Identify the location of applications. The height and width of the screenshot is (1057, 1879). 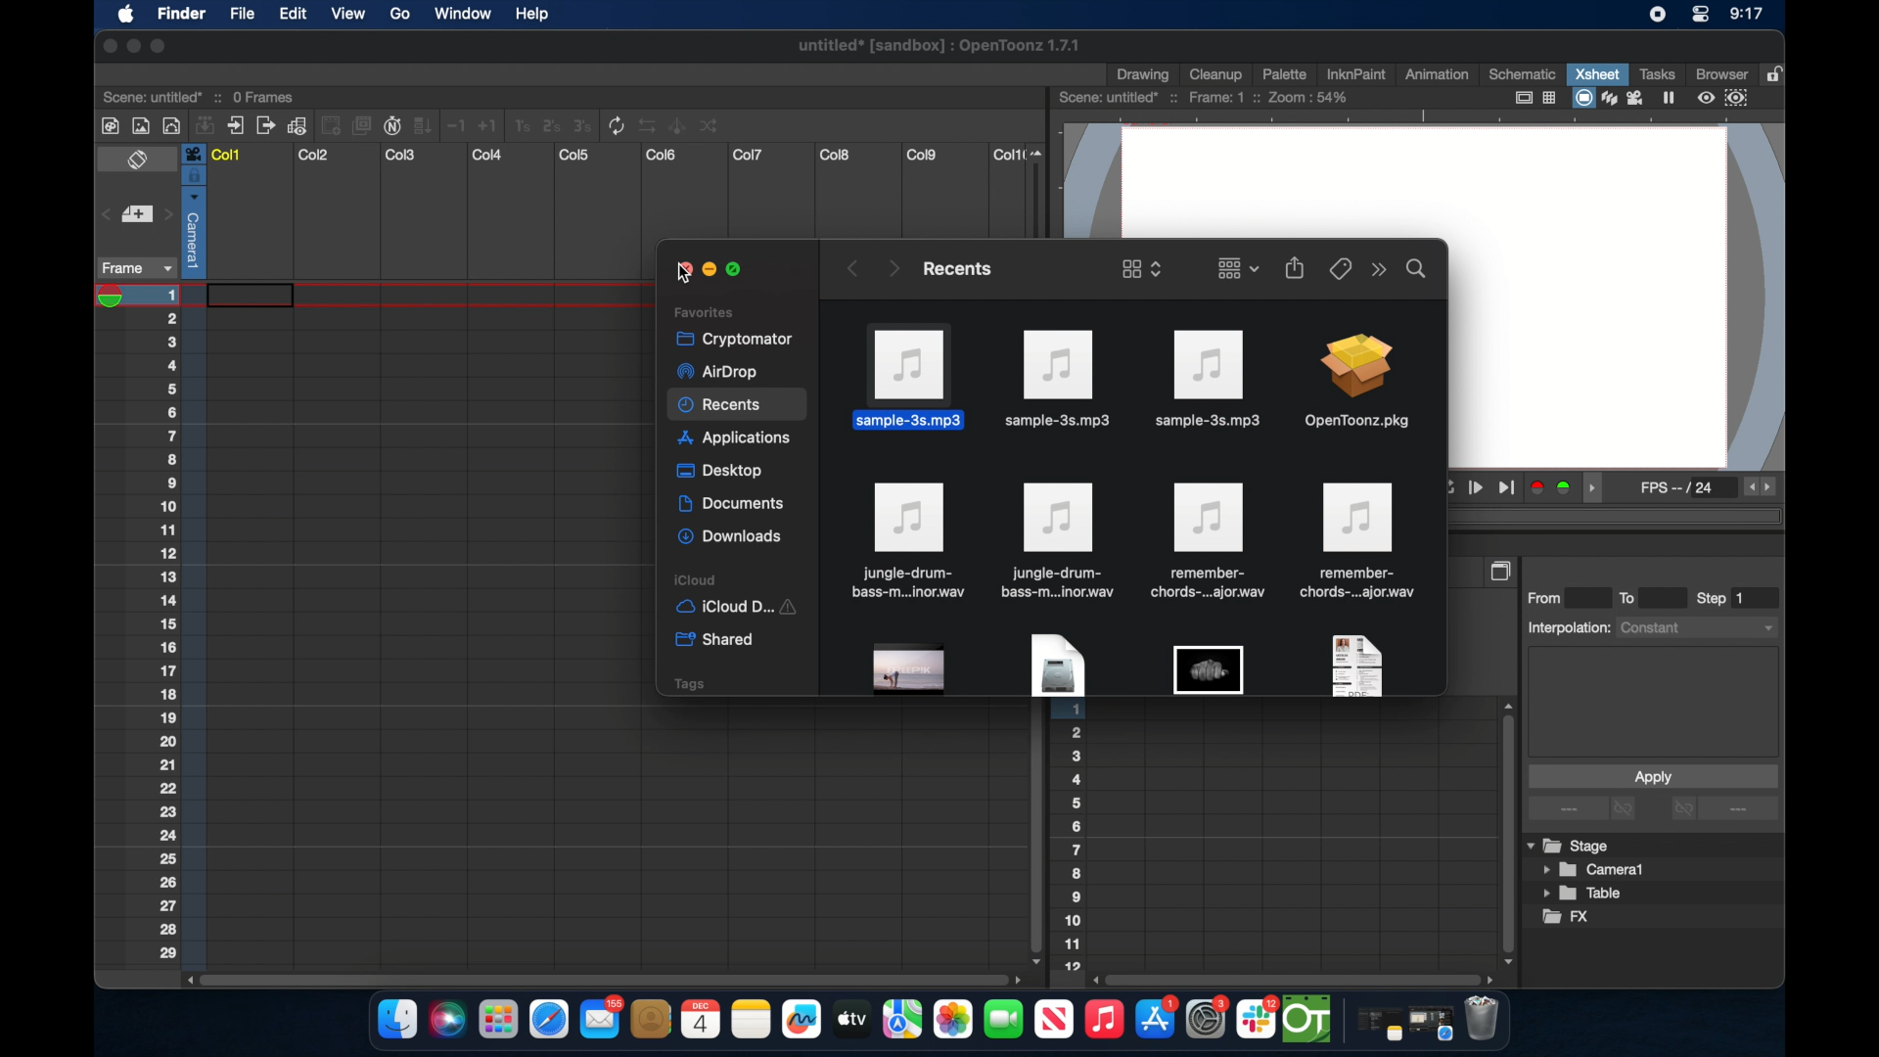
(736, 440).